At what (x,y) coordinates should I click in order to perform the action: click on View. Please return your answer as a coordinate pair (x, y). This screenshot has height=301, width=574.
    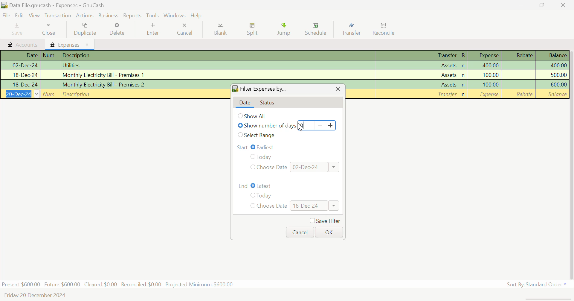
    Looking at the image, I should click on (34, 16).